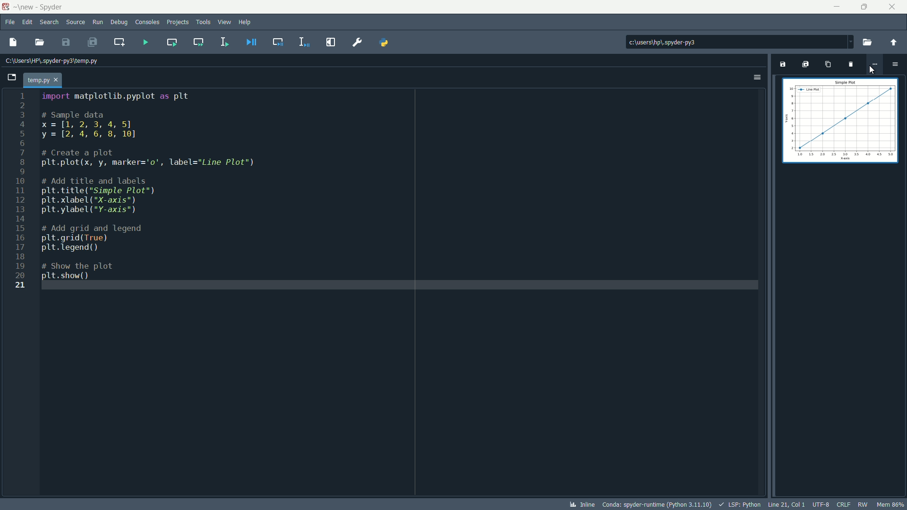 The image size is (907, 510). What do you see at coordinates (75, 22) in the screenshot?
I see `source menu` at bounding box center [75, 22].